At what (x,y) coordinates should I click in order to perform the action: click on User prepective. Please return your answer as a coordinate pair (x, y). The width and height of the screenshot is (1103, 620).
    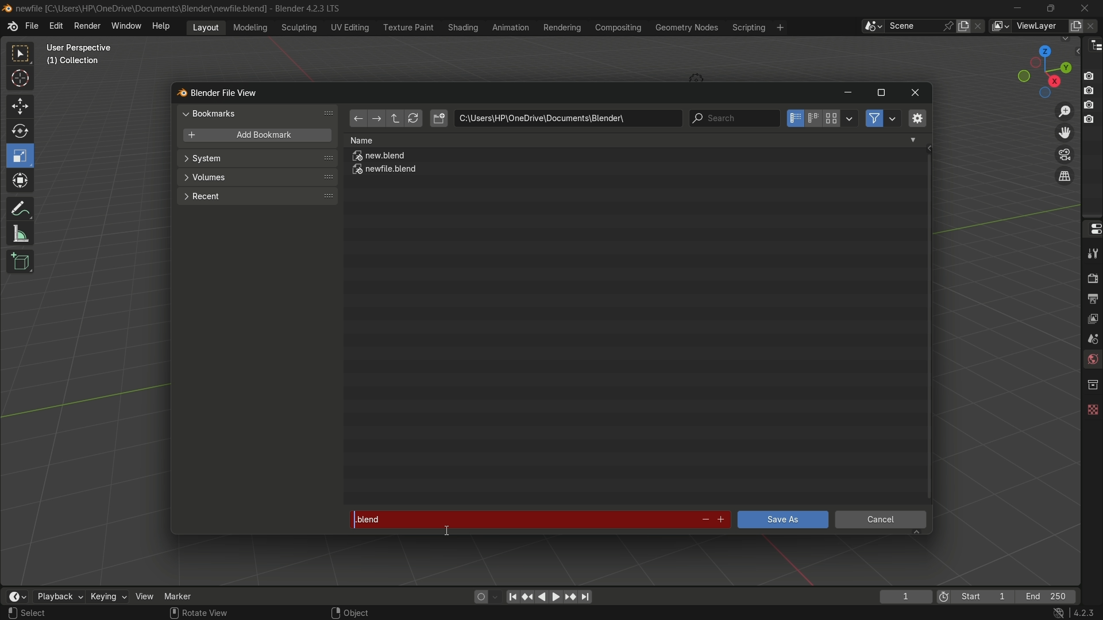
    Looking at the image, I should click on (84, 48).